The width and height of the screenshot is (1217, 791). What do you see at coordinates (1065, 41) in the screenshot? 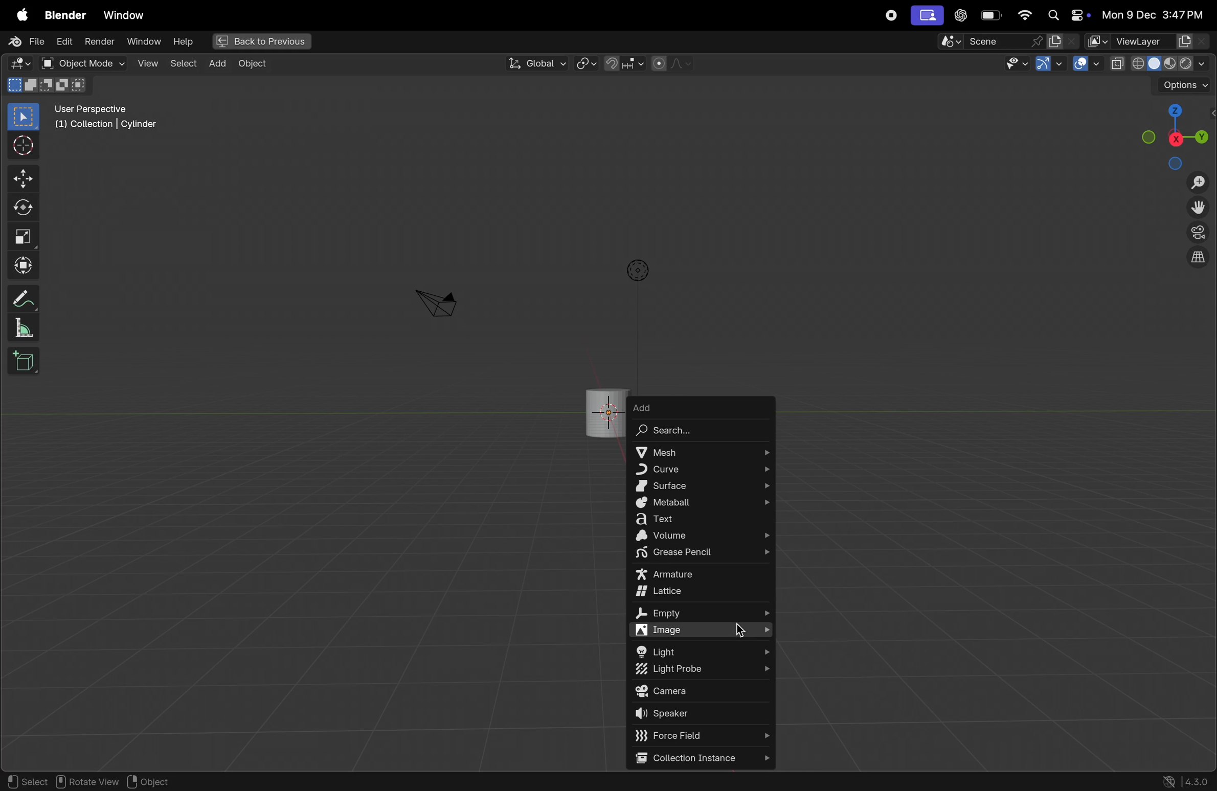
I see `active workspace` at bounding box center [1065, 41].